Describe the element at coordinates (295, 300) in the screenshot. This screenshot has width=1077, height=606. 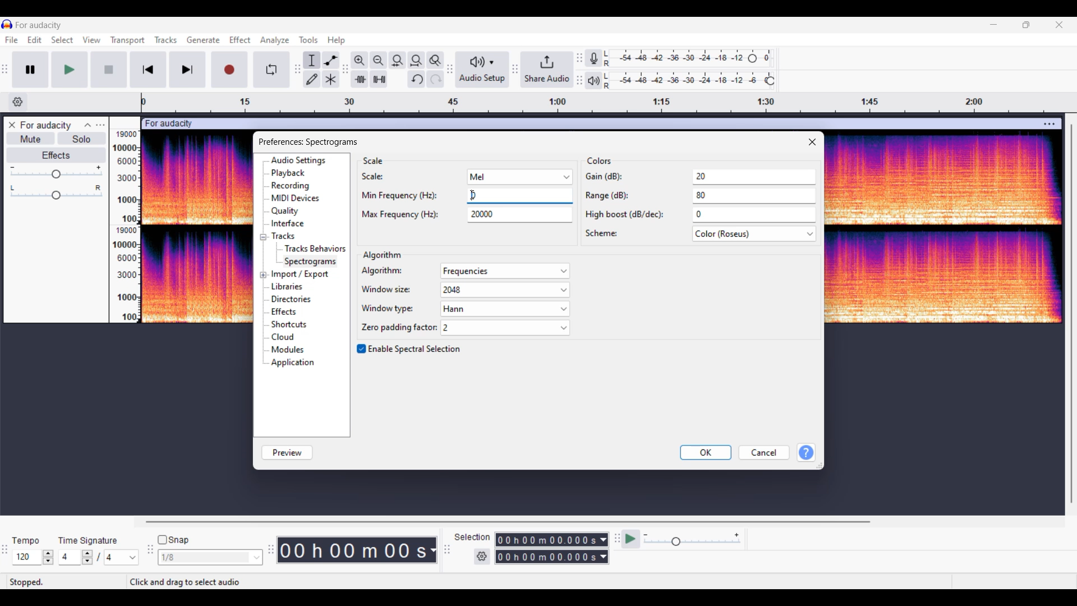
I see `directories` at that location.